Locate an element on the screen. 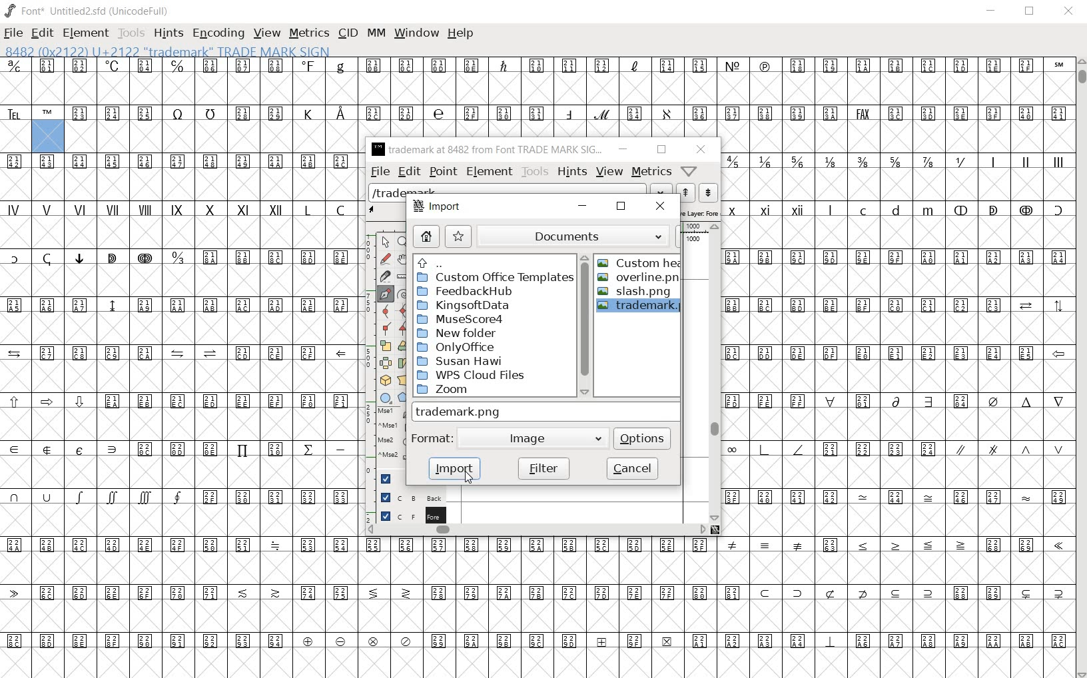 The height and width of the screenshot is (678, 1087). options is located at coordinates (643, 438).